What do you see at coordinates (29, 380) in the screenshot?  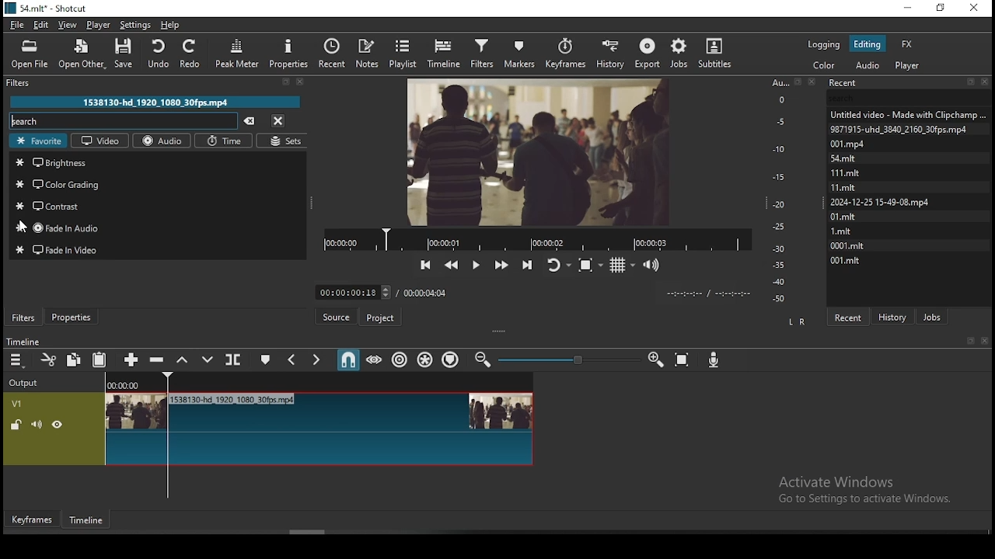 I see `output` at bounding box center [29, 380].